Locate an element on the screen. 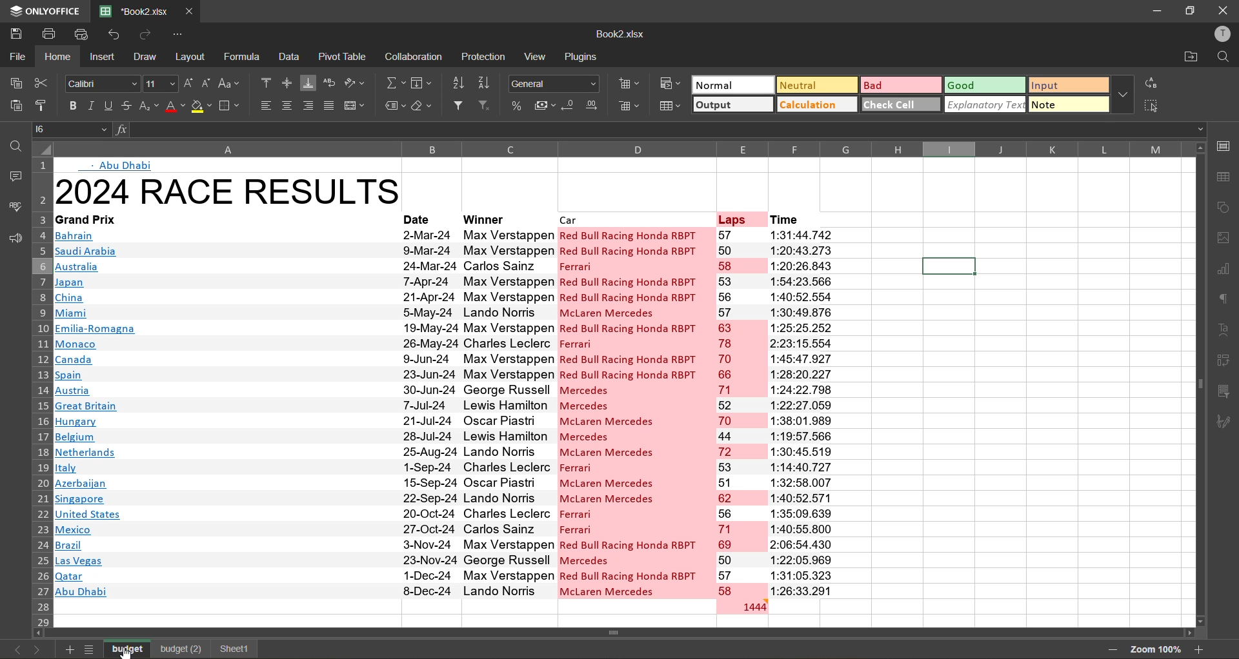  car name is located at coordinates (635, 411).